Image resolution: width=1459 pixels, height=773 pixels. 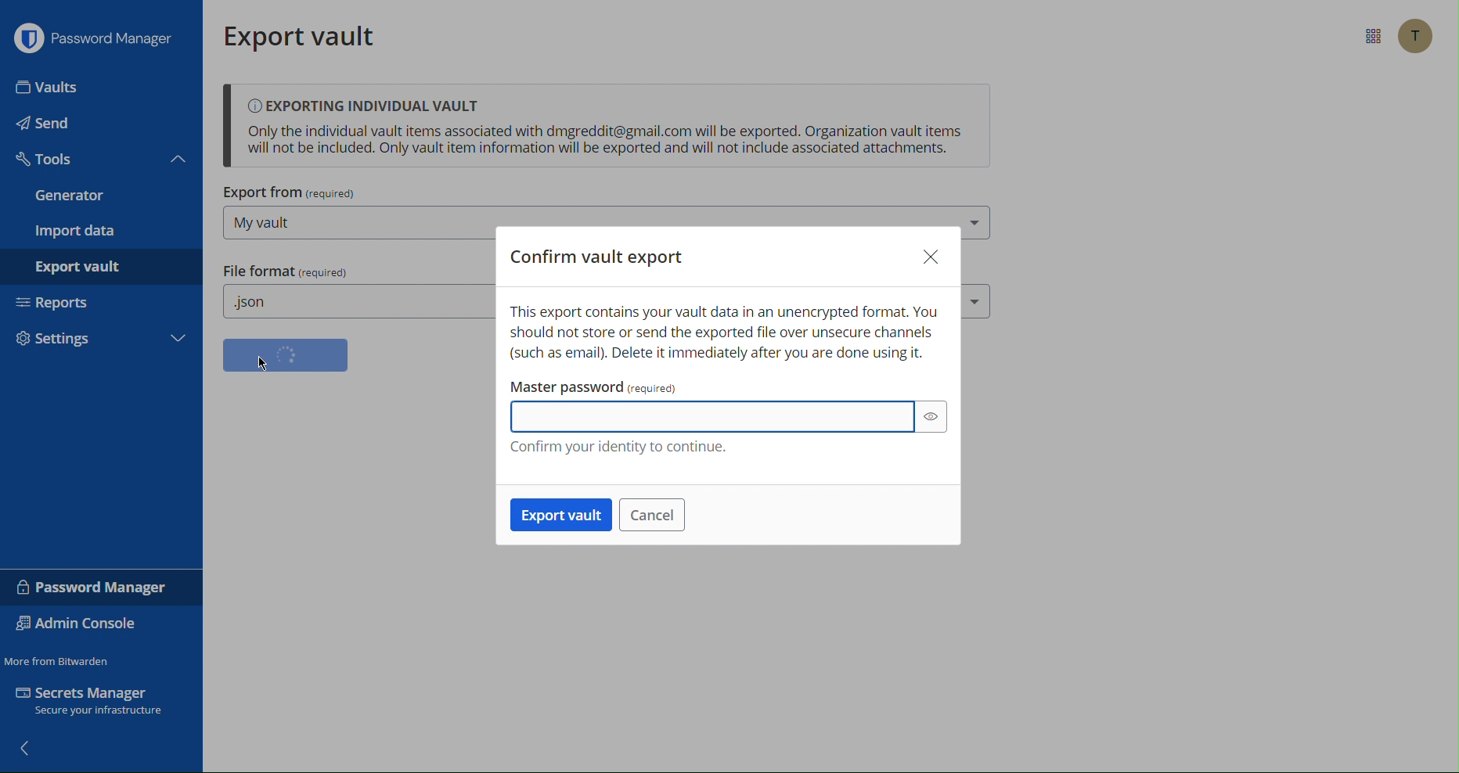 What do you see at coordinates (90, 587) in the screenshot?
I see `Password Manager` at bounding box center [90, 587].